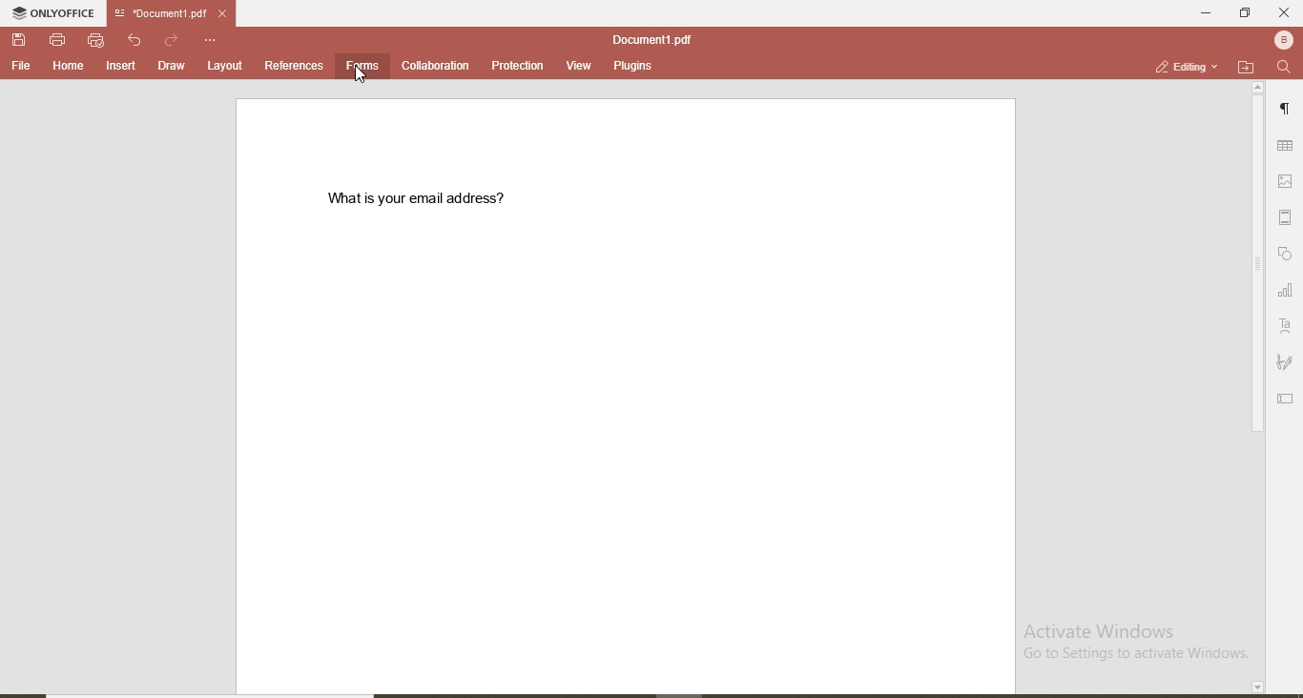  Describe the element at coordinates (1255, 688) in the screenshot. I see `page down` at that location.